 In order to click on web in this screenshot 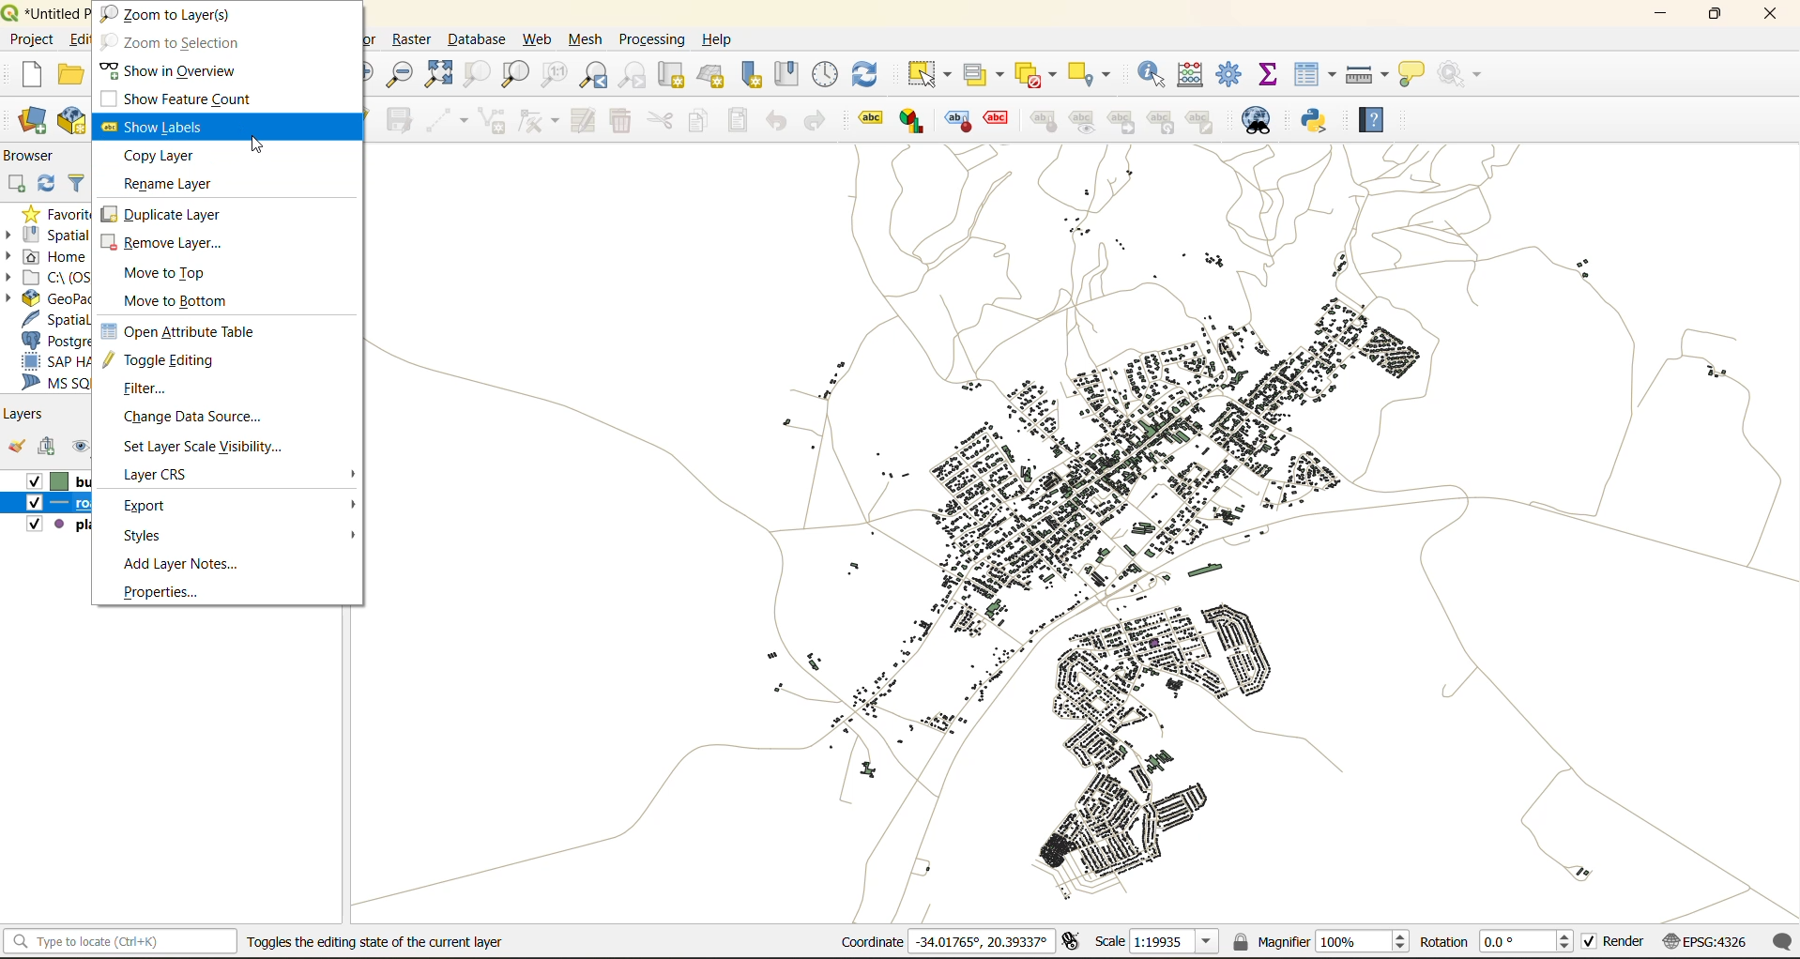, I will do `click(542, 39)`.